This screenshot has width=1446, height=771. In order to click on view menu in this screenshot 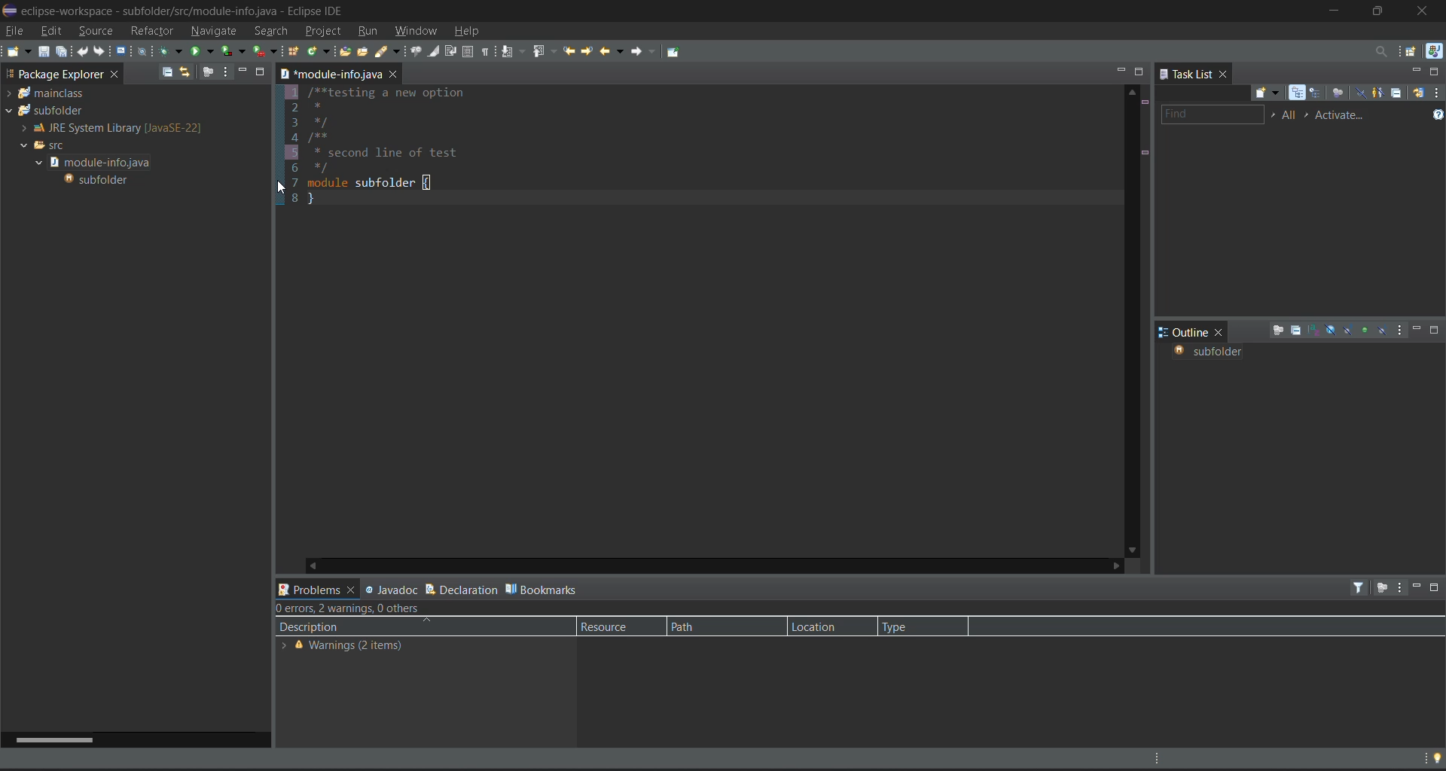, I will do `click(1401, 331)`.